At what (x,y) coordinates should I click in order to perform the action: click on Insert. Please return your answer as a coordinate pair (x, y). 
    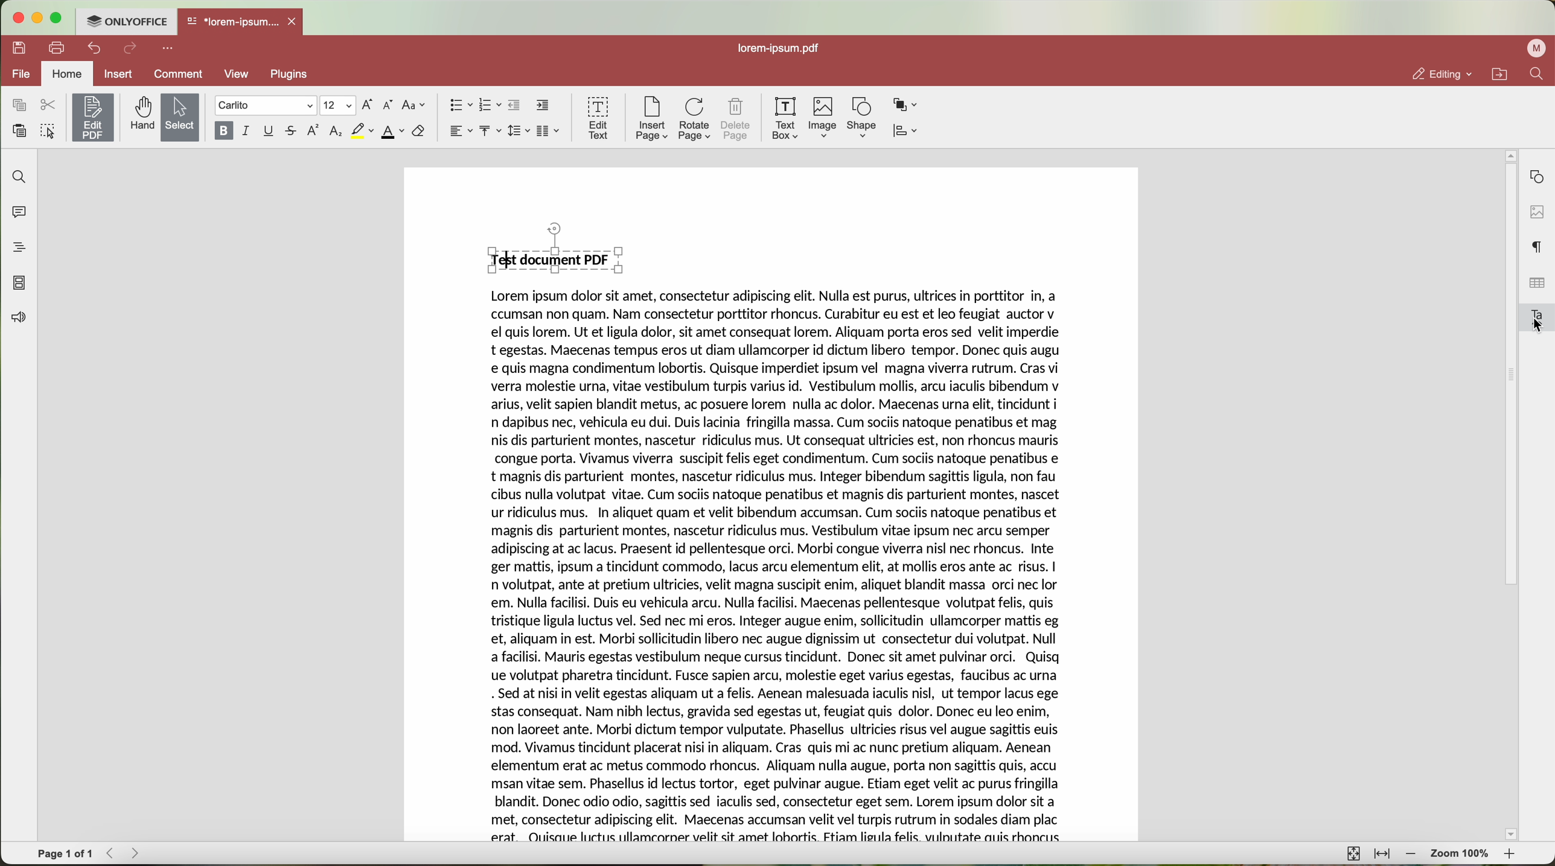
    Looking at the image, I should click on (118, 74).